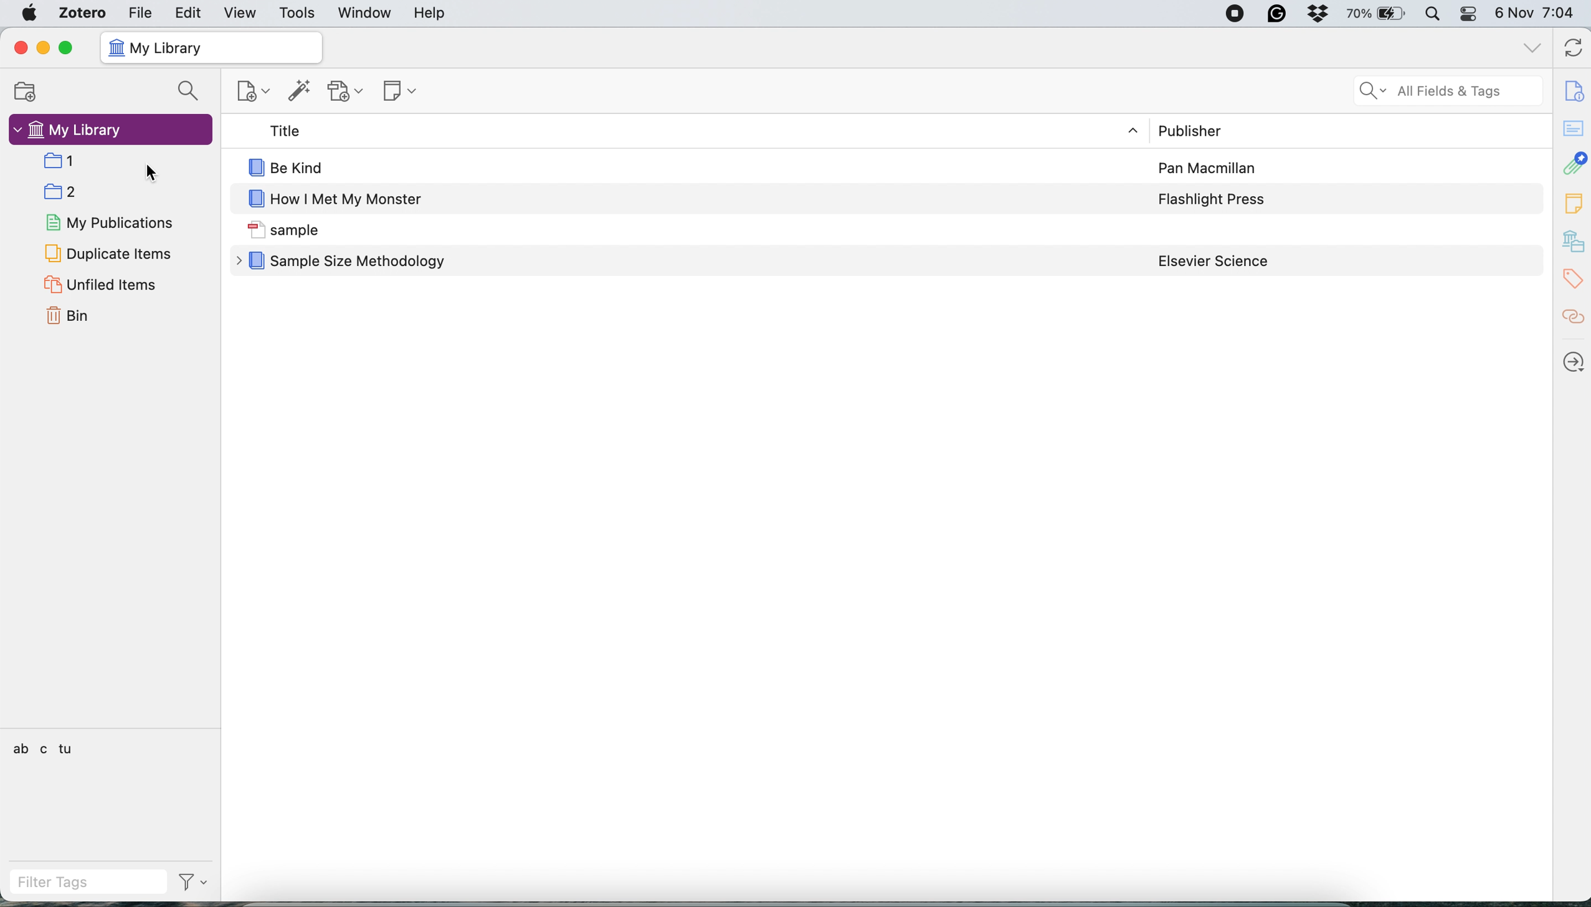 The height and width of the screenshot is (907, 1591). I want to click on item info, so click(1572, 87).